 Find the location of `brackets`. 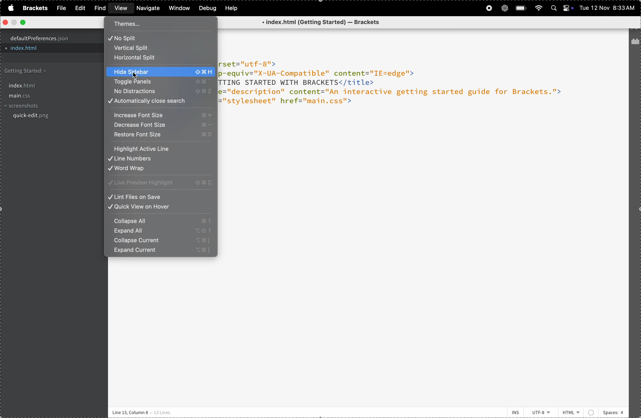

brackets is located at coordinates (34, 8).